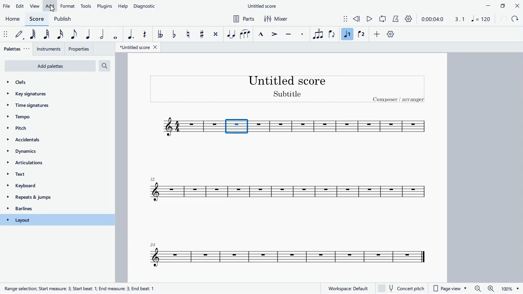 Image resolution: width=523 pixels, height=294 pixels. Describe the element at coordinates (87, 5) in the screenshot. I see `tools` at that location.